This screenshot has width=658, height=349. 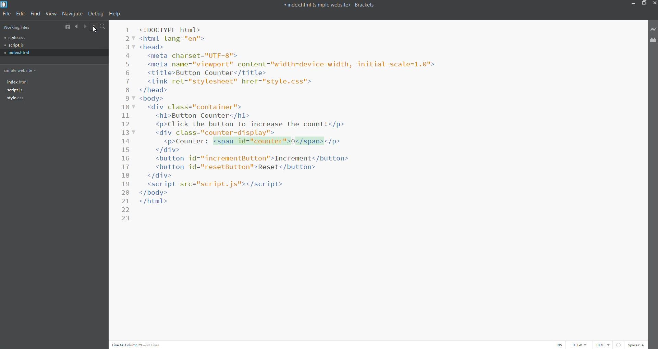 I want to click on cursor, so click(x=96, y=30).